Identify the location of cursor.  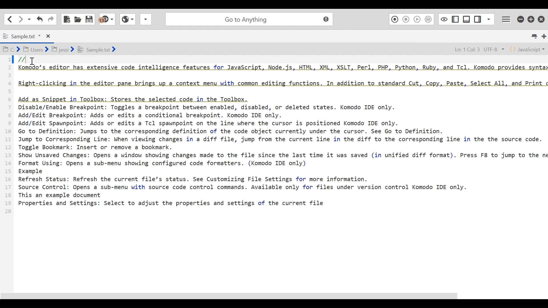
(33, 62).